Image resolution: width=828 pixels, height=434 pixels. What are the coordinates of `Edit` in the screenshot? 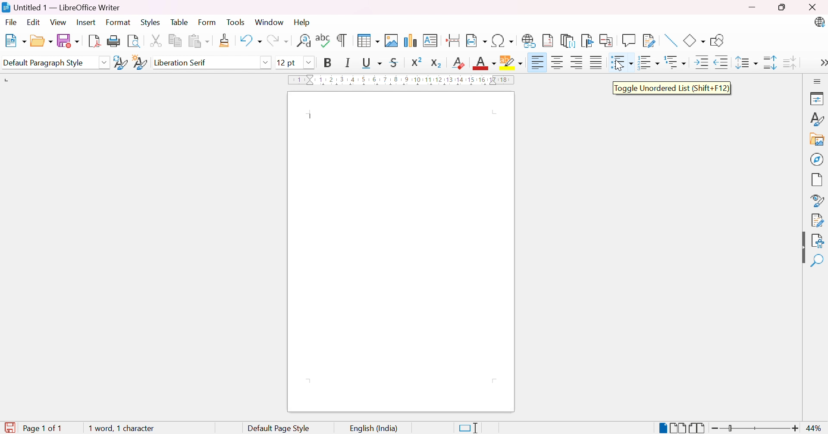 It's located at (35, 23).